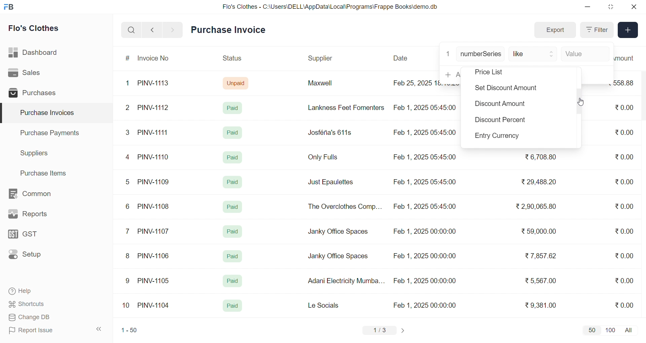 This screenshot has height=343, width=646. What do you see at coordinates (131, 30) in the screenshot?
I see `search` at bounding box center [131, 30].